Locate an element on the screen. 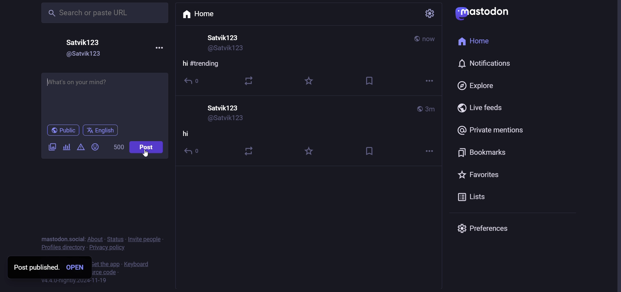 This screenshot has height=292, width=621. home is located at coordinates (202, 14).